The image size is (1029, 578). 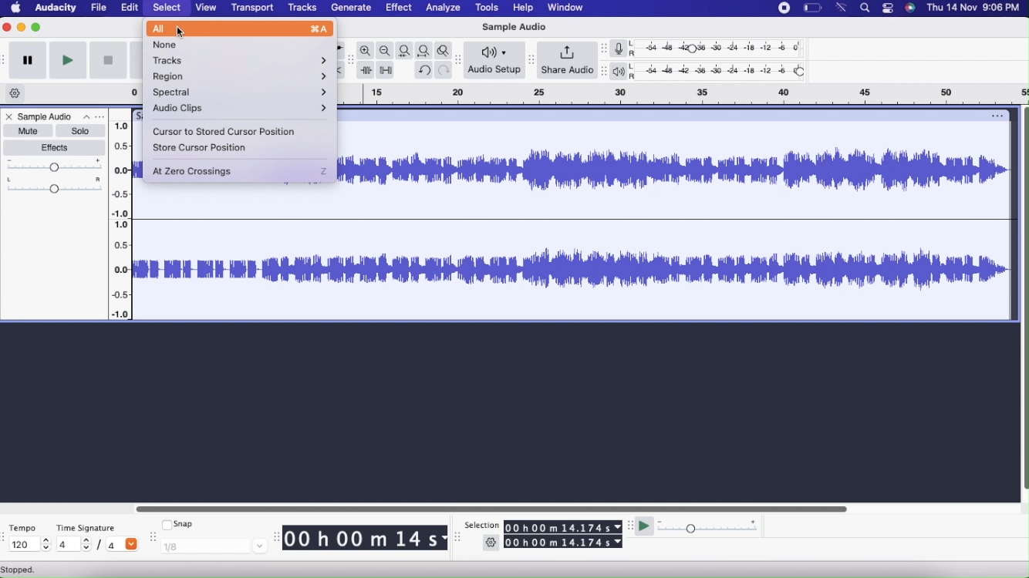 I want to click on Settings, so click(x=491, y=544).